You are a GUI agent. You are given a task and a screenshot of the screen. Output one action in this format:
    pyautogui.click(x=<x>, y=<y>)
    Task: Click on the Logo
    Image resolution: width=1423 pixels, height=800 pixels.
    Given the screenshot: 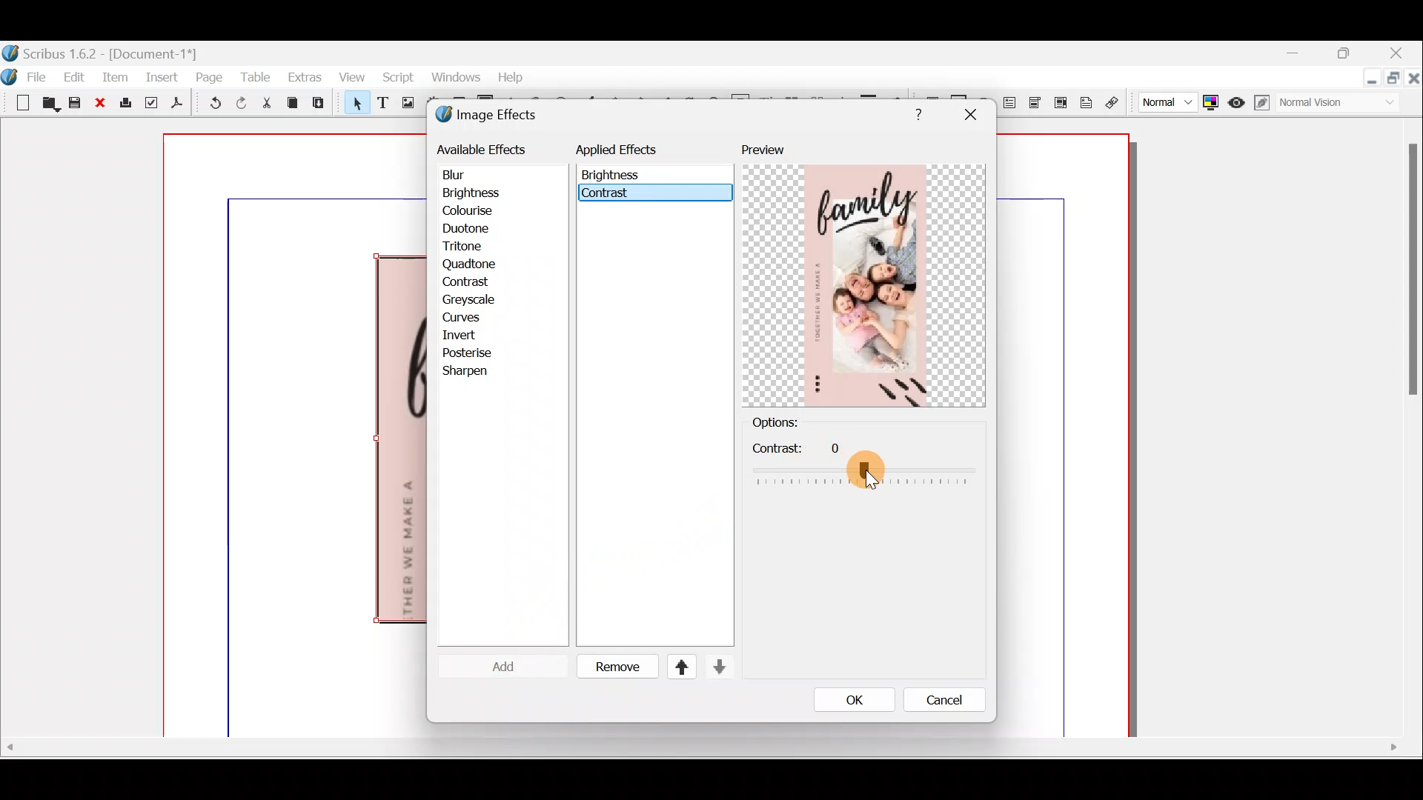 What is the action you would take?
    pyautogui.click(x=9, y=76)
    